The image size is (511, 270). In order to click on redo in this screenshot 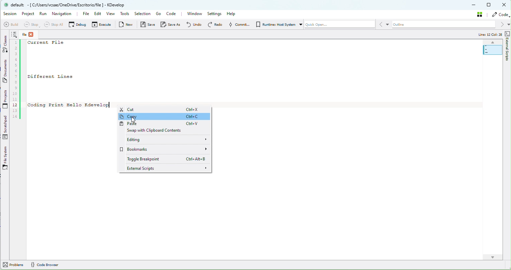, I will do `click(215, 24)`.